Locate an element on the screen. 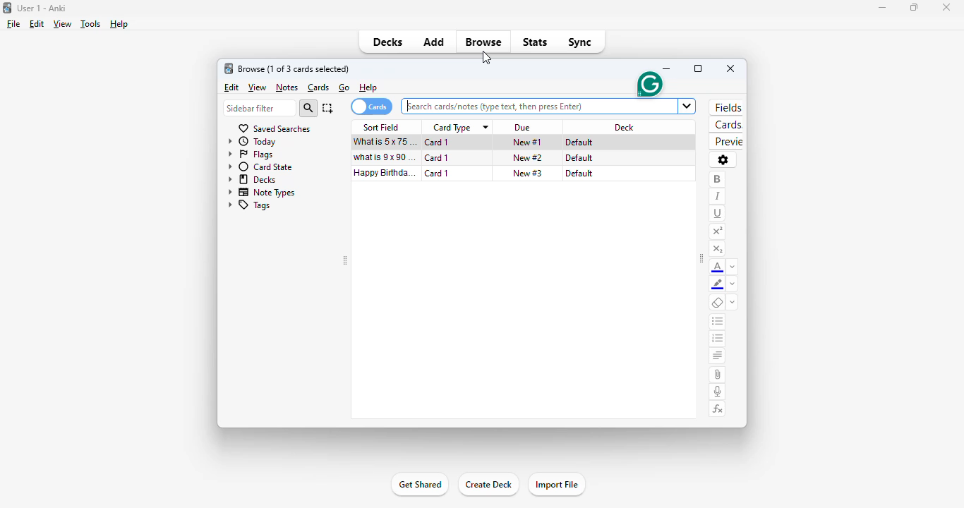 Image resolution: width=964 pixels, height=508 pixels. close is located at coordinates (730, 68).